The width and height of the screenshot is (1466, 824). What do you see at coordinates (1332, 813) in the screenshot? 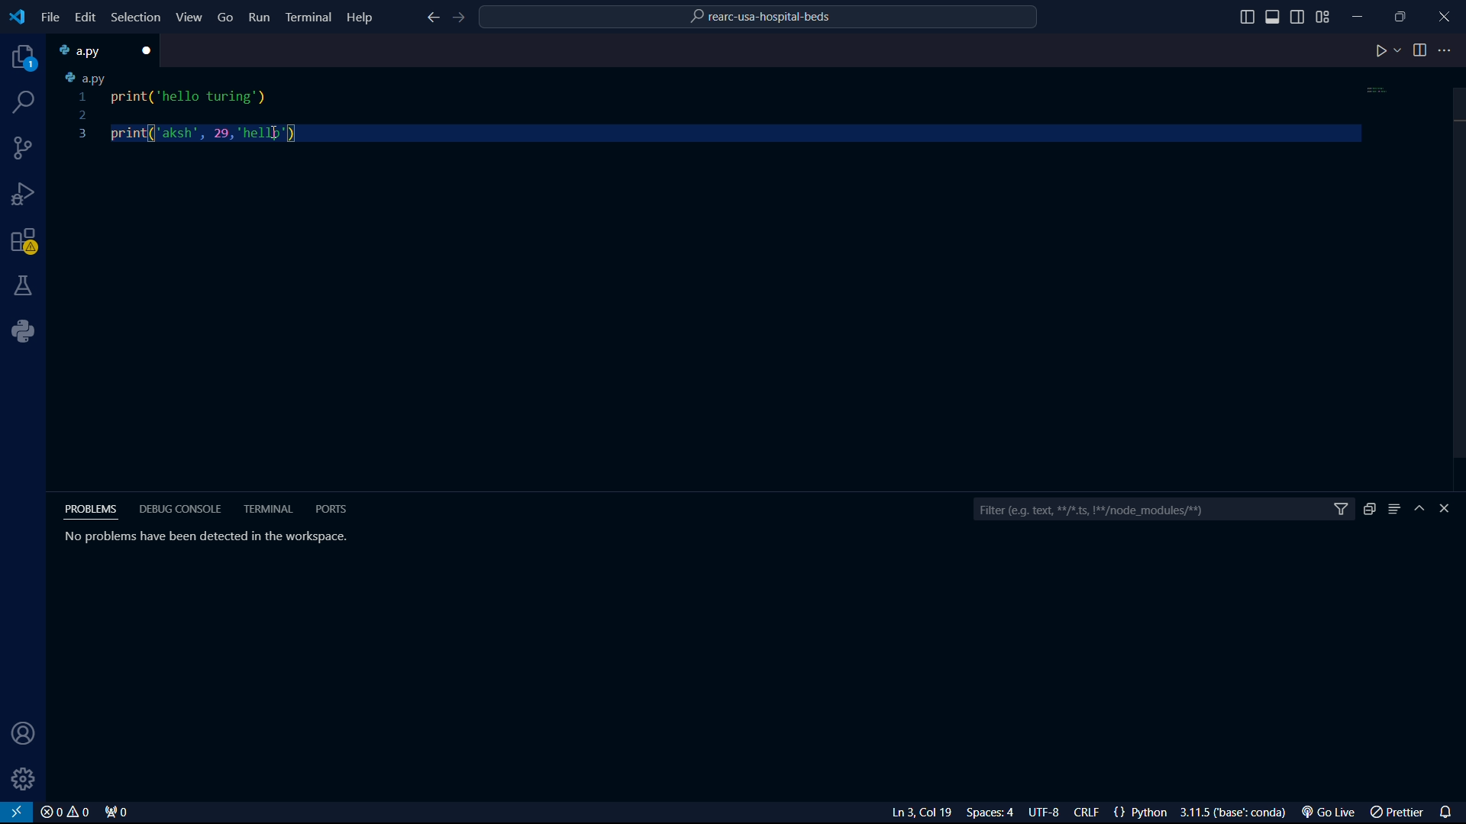
I see `Go Live` at bounding box center [1332, 813].